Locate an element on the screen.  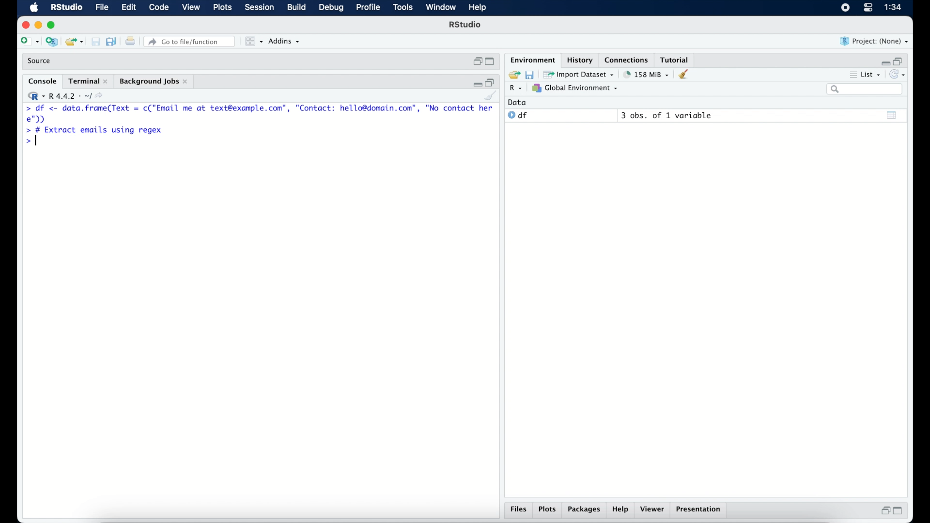
load workspace is located at coordinates (514, 74).